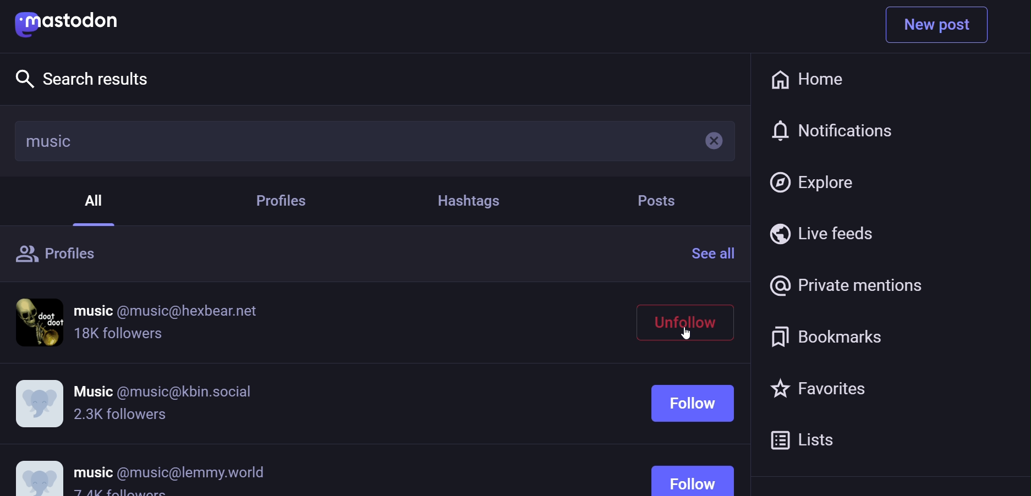  Describe the element at coordinates (86, 78) in the screenshot. I see `explore` at that location.